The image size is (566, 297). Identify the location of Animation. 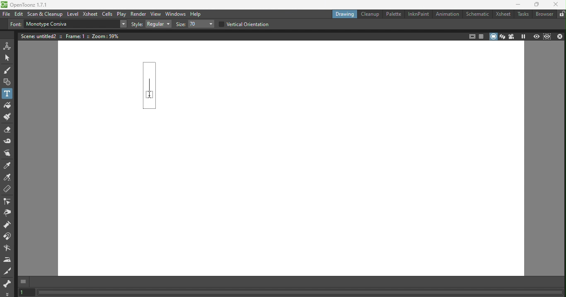
(448, 14).